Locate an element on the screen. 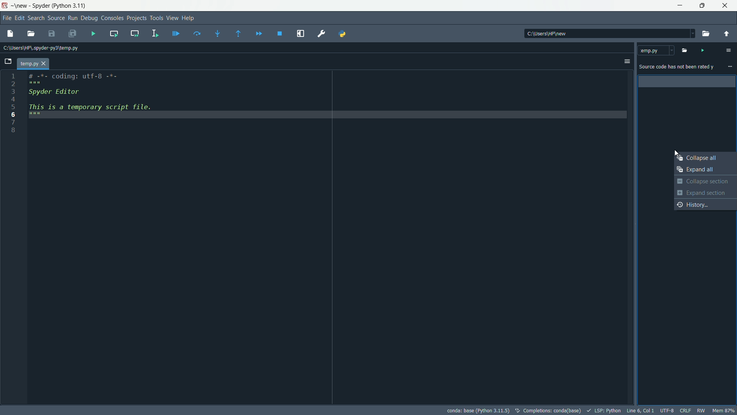 This screenshot has width=737, height=415. run current cell is located at coordinates (114, 33).